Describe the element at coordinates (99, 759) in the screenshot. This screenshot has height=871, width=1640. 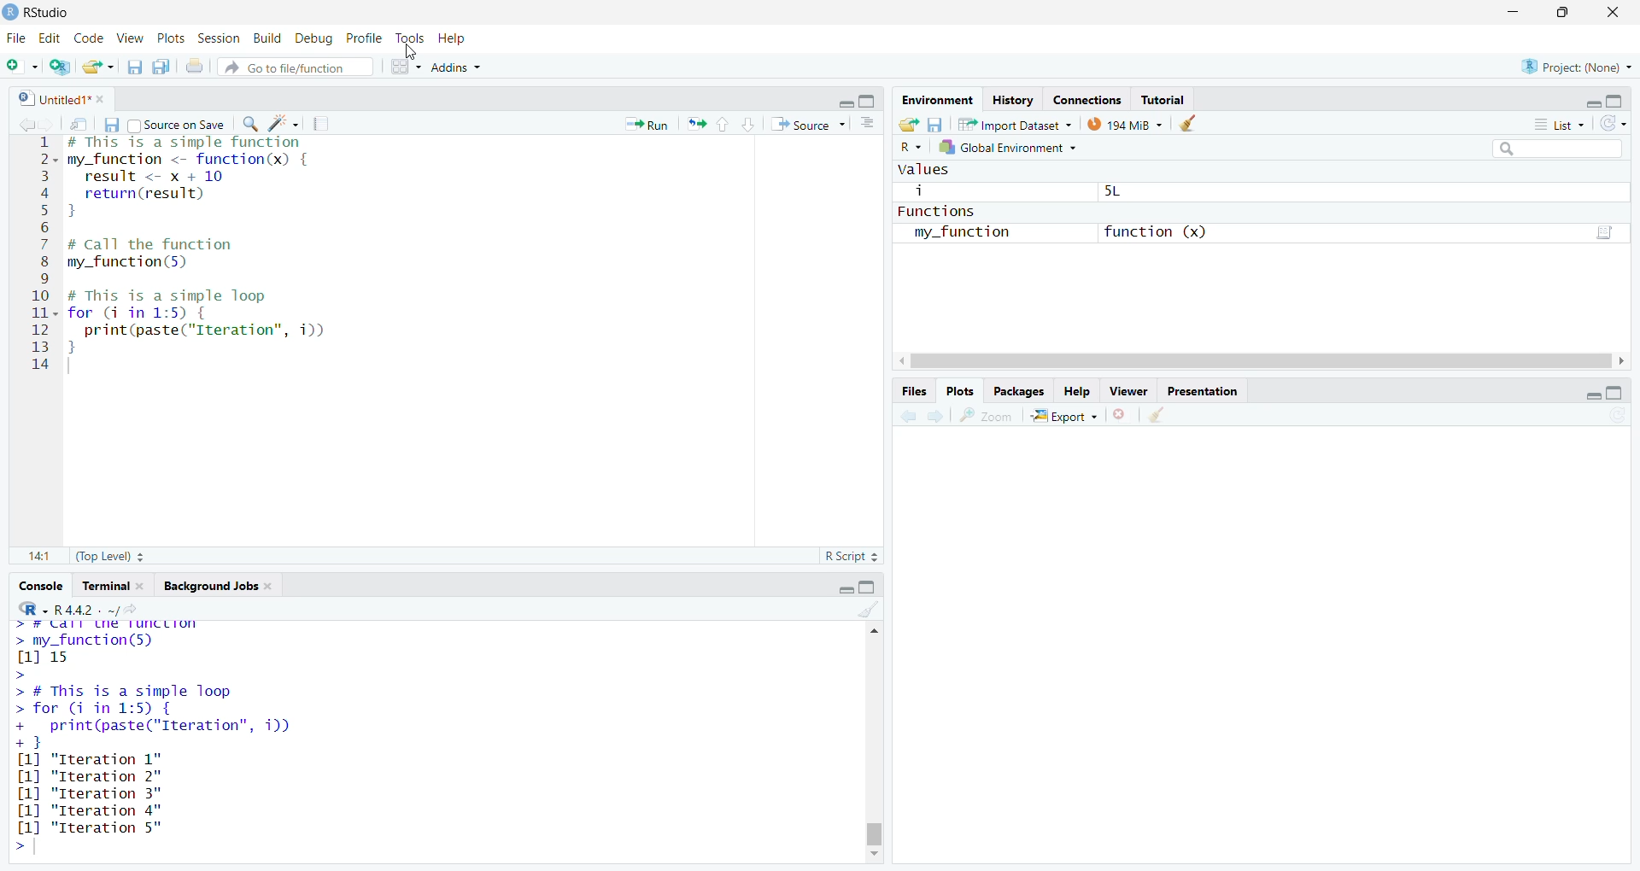
I see `[1] "Iteration 1"` at that location.